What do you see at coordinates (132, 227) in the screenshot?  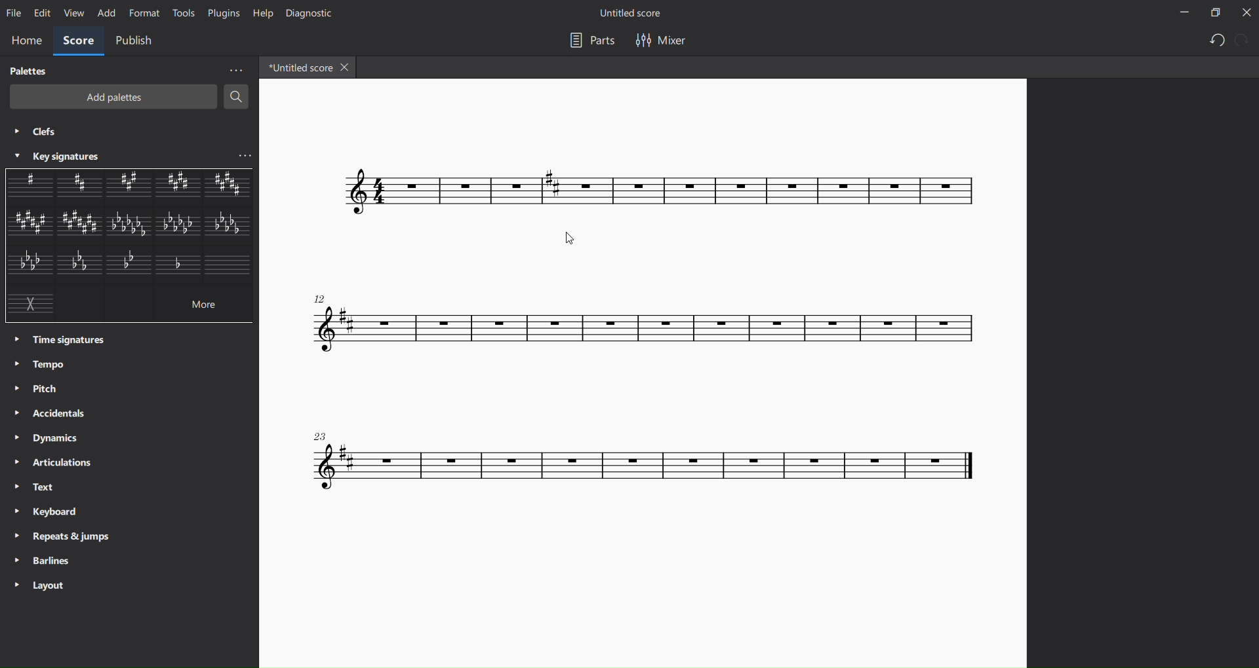 I see `other key signatures` at bounding box center [132, 227].